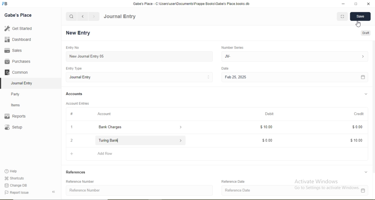  Describe the element at coordinates (82, 182) in the screenshot. I see `Reference Number` at that location.